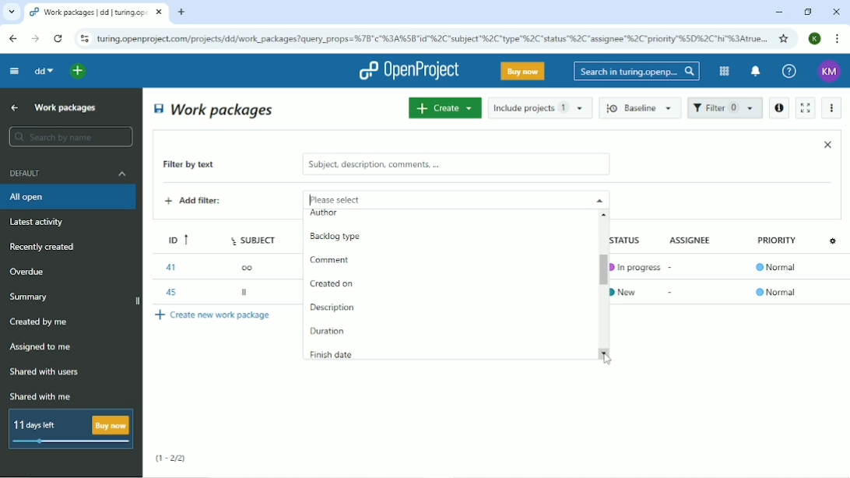  I want to click on close drop down menu, so click(598, 199).